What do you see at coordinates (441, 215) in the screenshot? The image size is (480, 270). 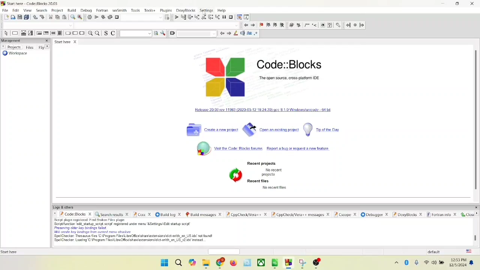 I see `fortan info` at bounding box center [441, 215].